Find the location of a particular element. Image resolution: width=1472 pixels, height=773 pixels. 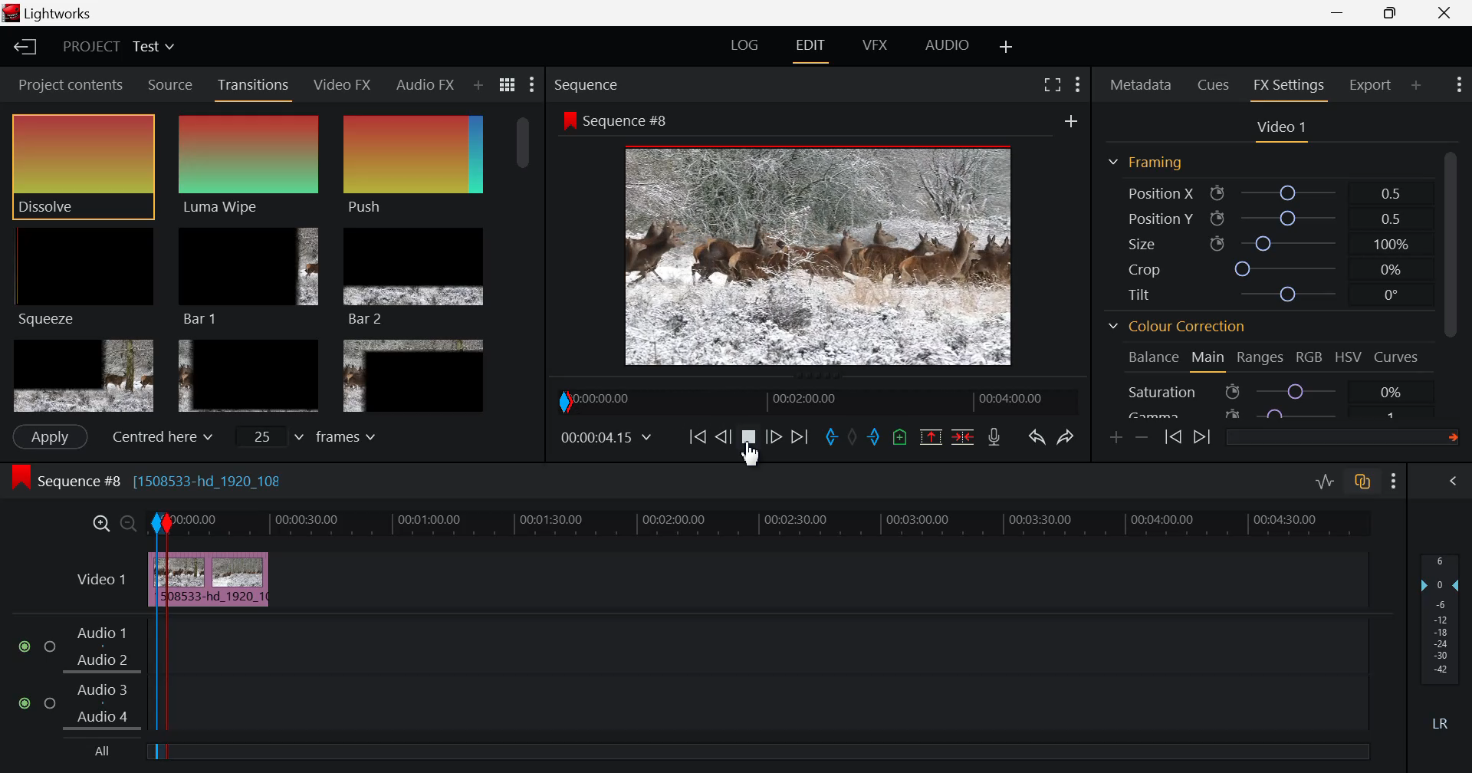

Delete/Cut is located at coordinates (963, 435).